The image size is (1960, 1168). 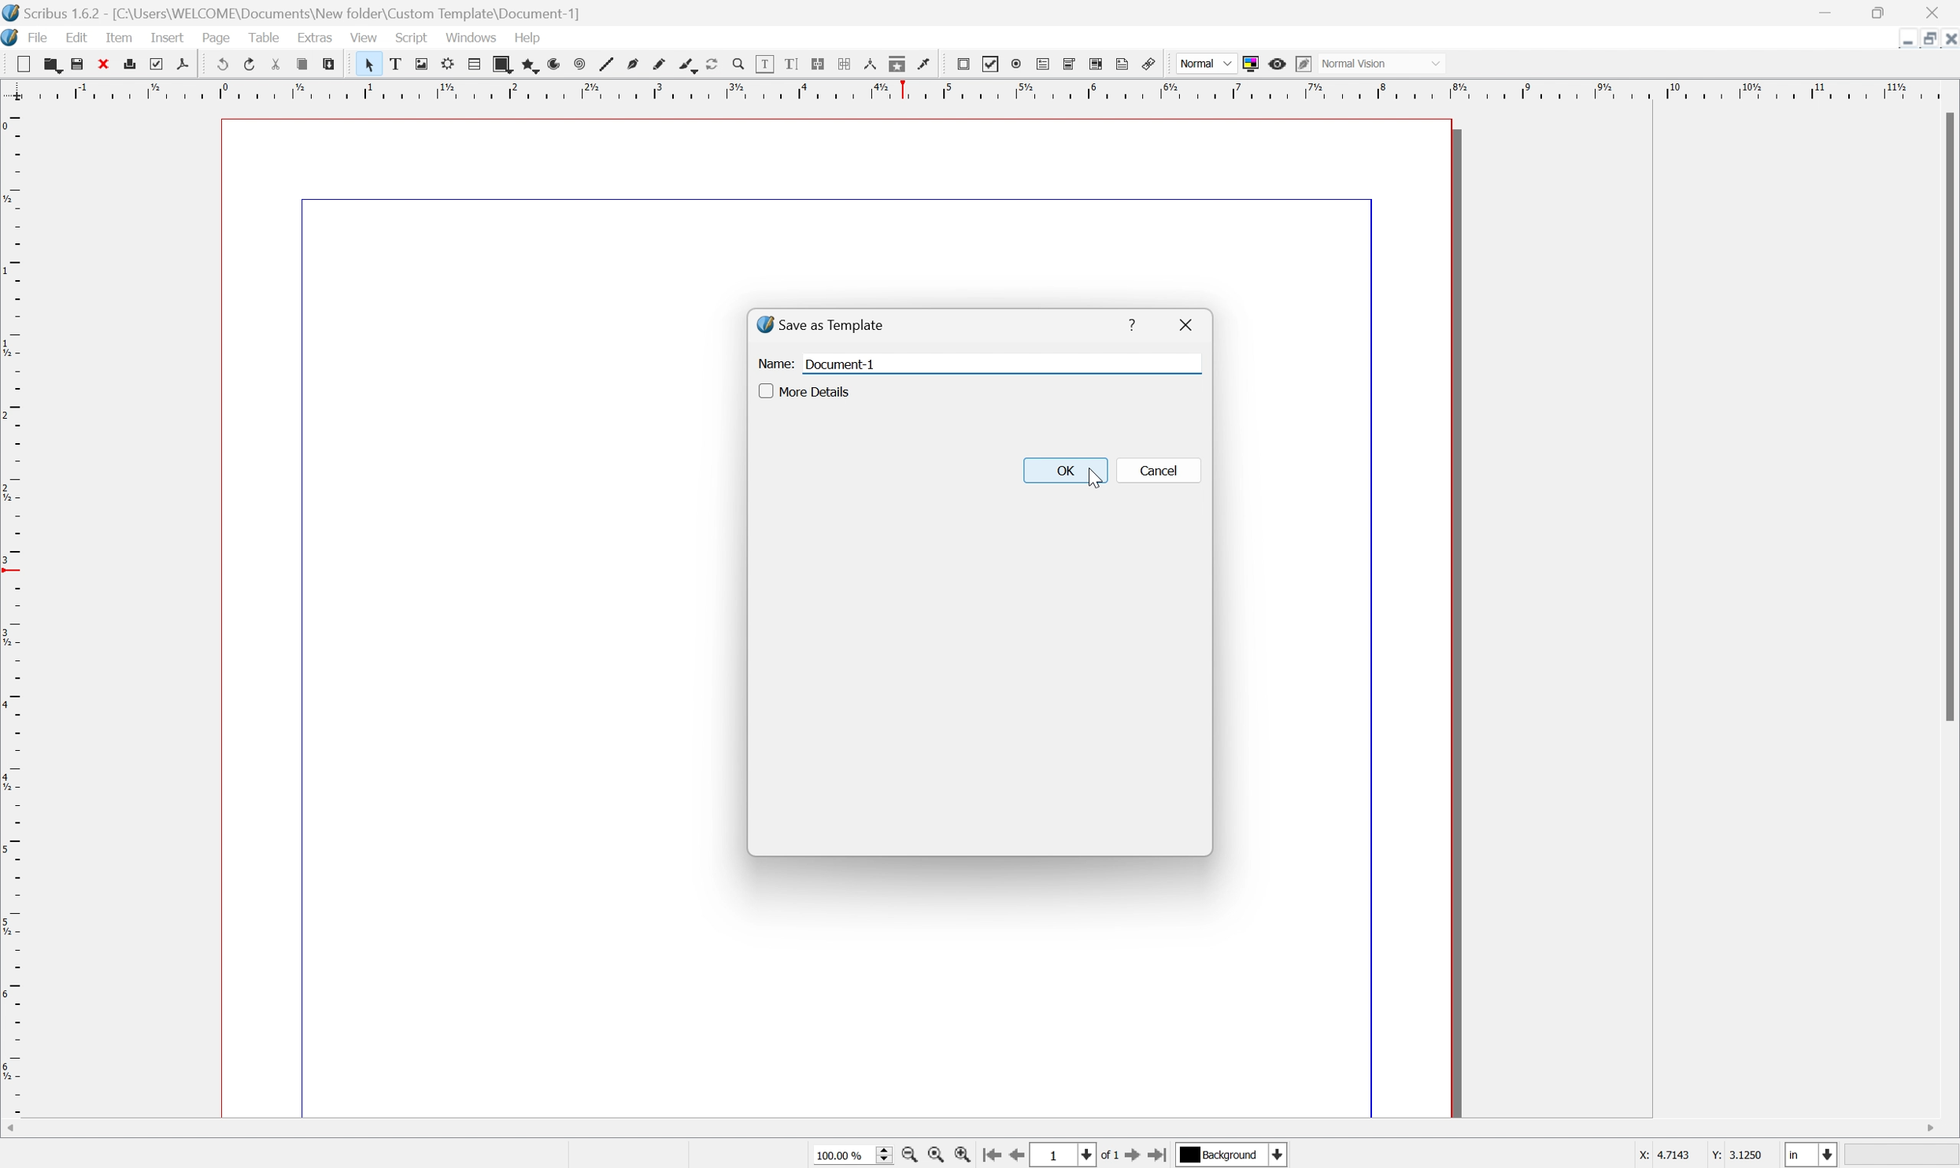 What do you see at coordinates (838, 365) in the screenshot?
I see `Document - 1` at bounding box center [838, 365].